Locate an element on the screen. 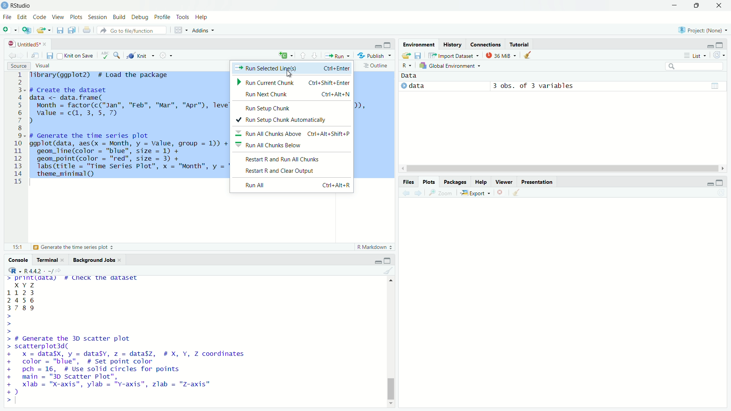 The image size is (731, 411). clear console is located at coordinates (388, 271).